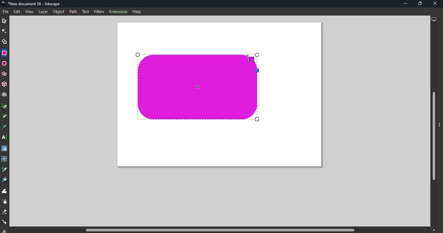 The height and width of the screenshot is (233, 443). I want to click on Minimize, so click(404, 4).